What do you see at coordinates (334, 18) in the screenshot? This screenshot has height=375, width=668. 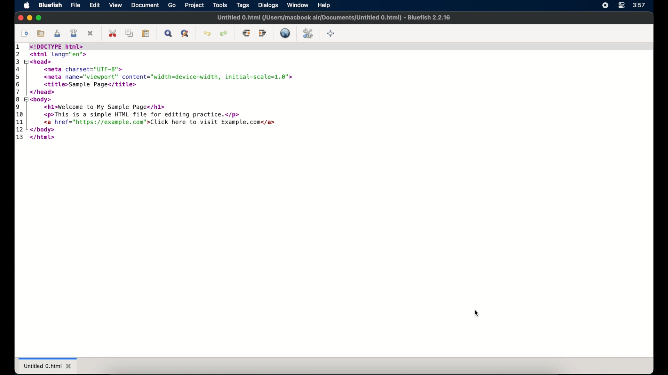 I see `Untitled 0.html (/Users/macbook air/Documents/Untitied 0.html) - Bluefish 2.2.16` at bounding box center [334, 18].